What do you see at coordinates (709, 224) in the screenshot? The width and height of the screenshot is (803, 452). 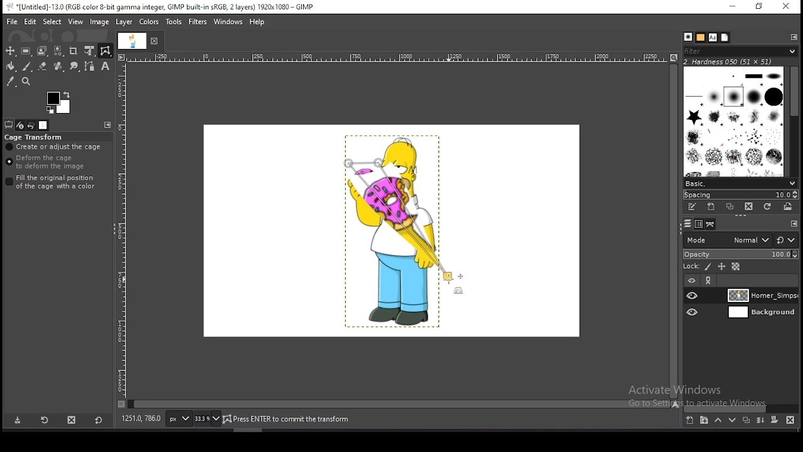 I see `paths` at bounding box center [709, 224].